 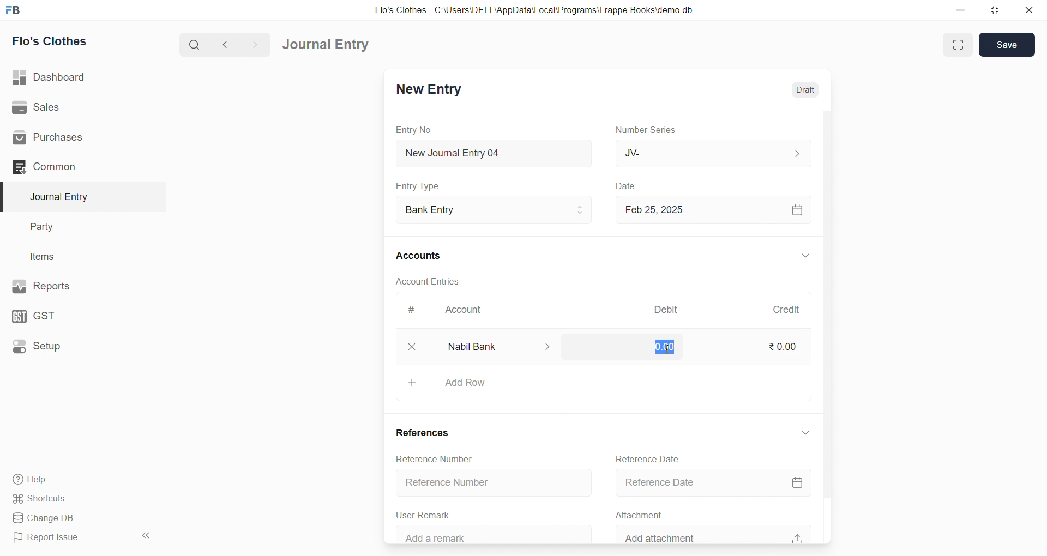 I want to click on Reference Date, so click(x=711, y=484).